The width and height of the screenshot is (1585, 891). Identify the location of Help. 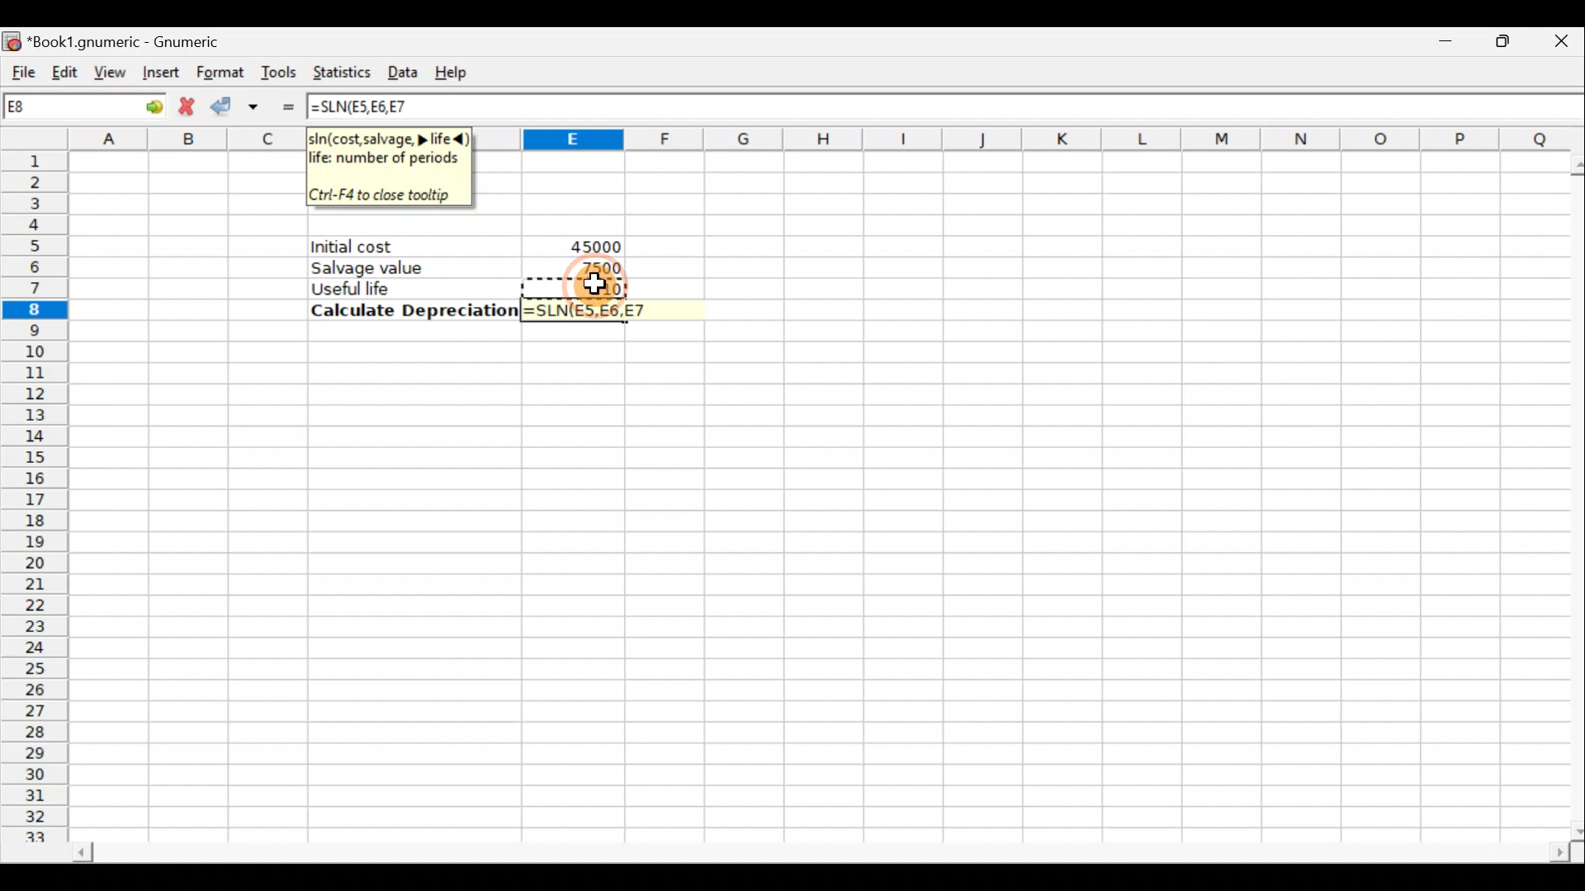
(459, 71).